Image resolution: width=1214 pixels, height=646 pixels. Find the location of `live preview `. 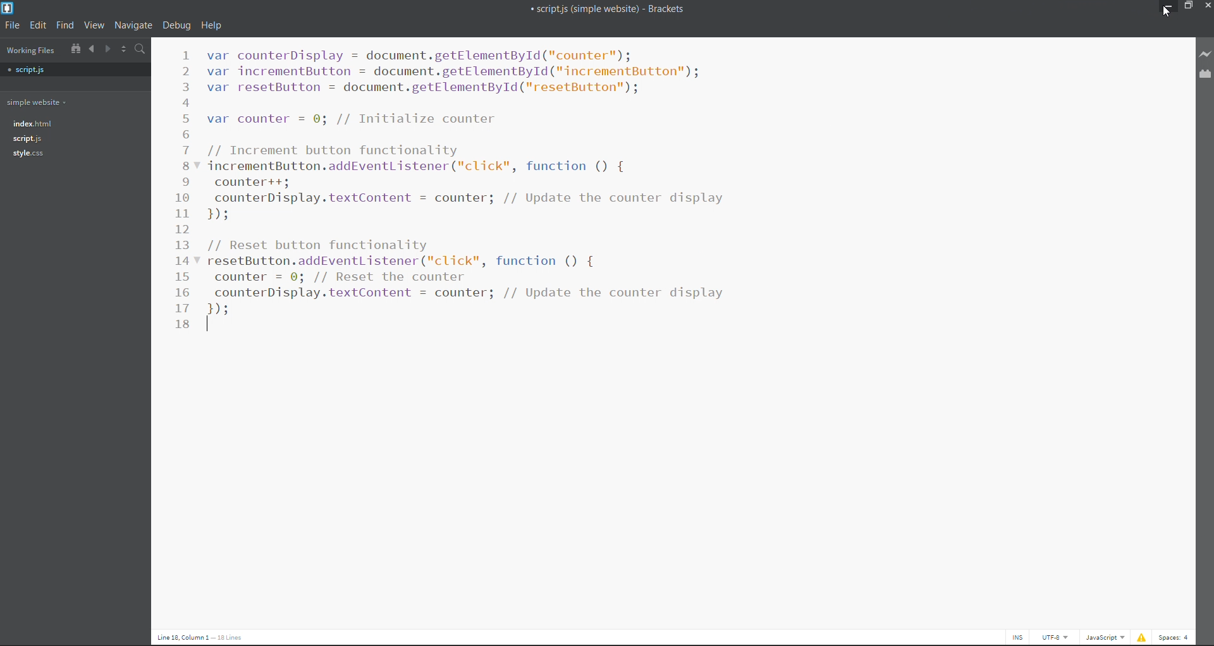

live preview  is located at coordinates (1206, 54).